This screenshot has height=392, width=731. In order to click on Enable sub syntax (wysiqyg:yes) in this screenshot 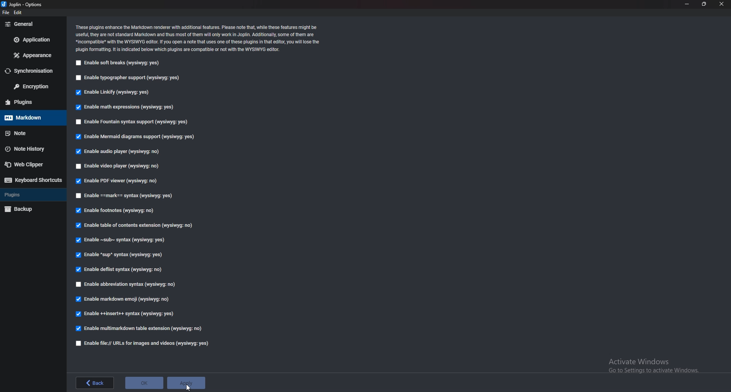, I will do `click(122, 241)`.